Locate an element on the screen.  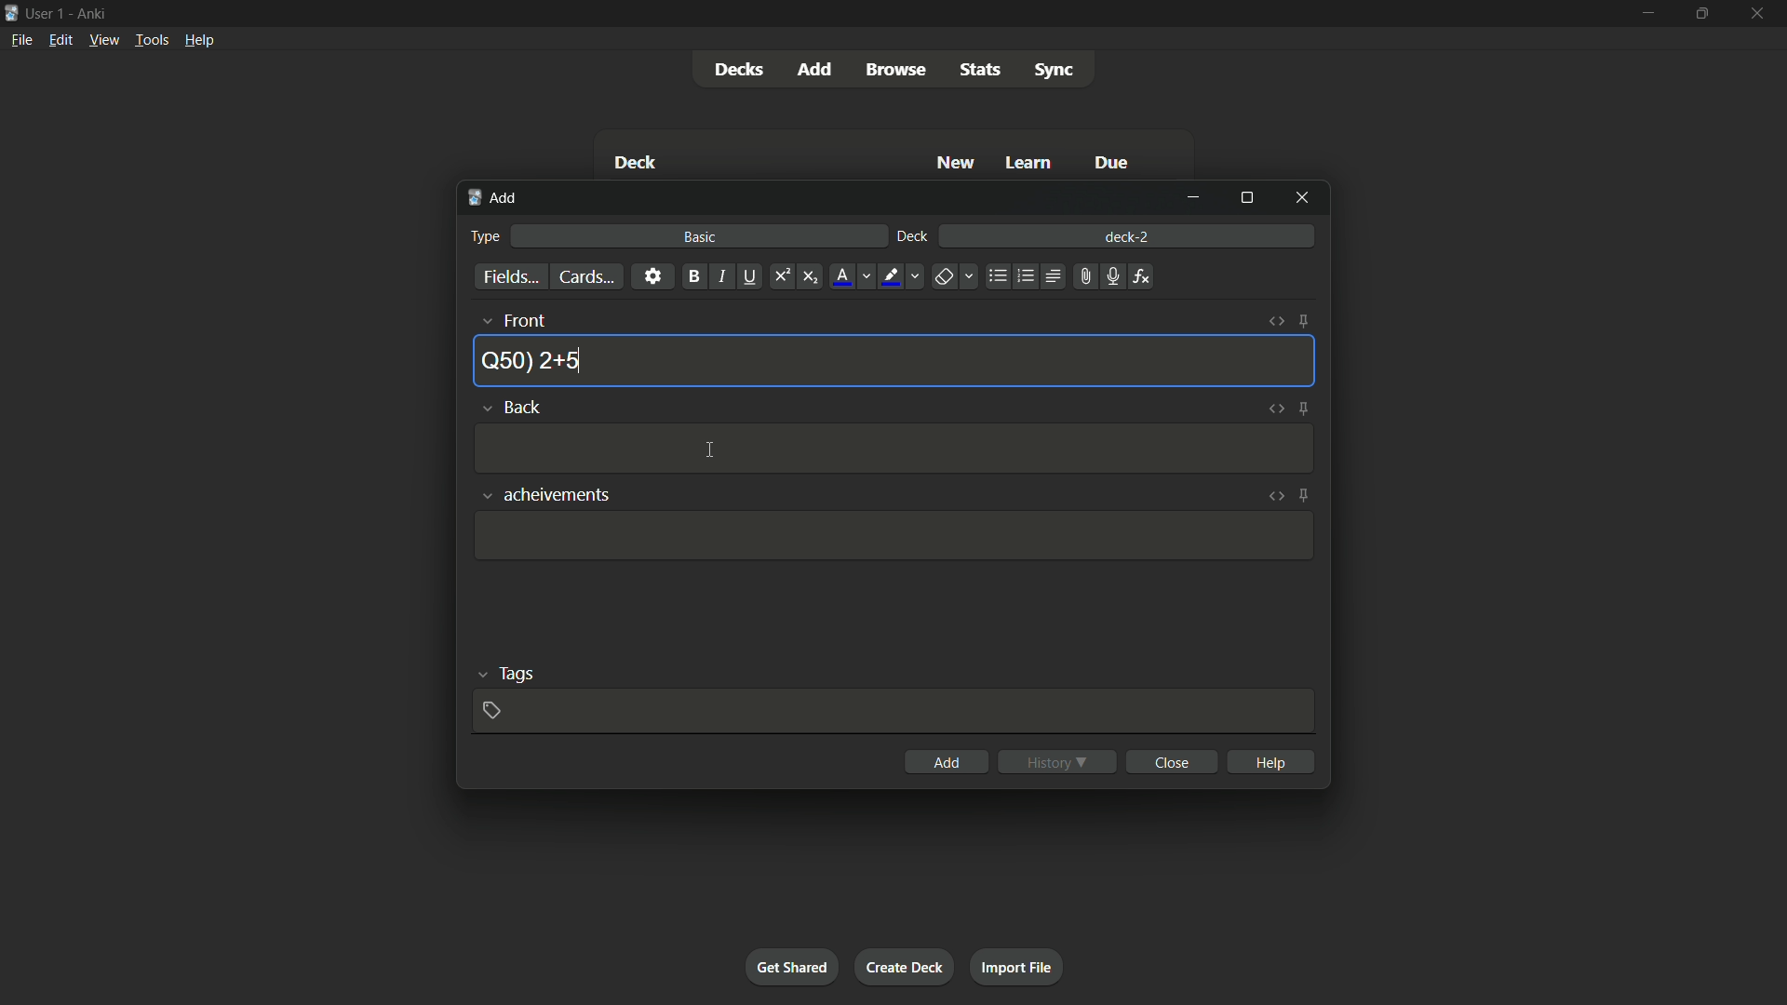
toggle html editor is located at coordinates (1275, 497).